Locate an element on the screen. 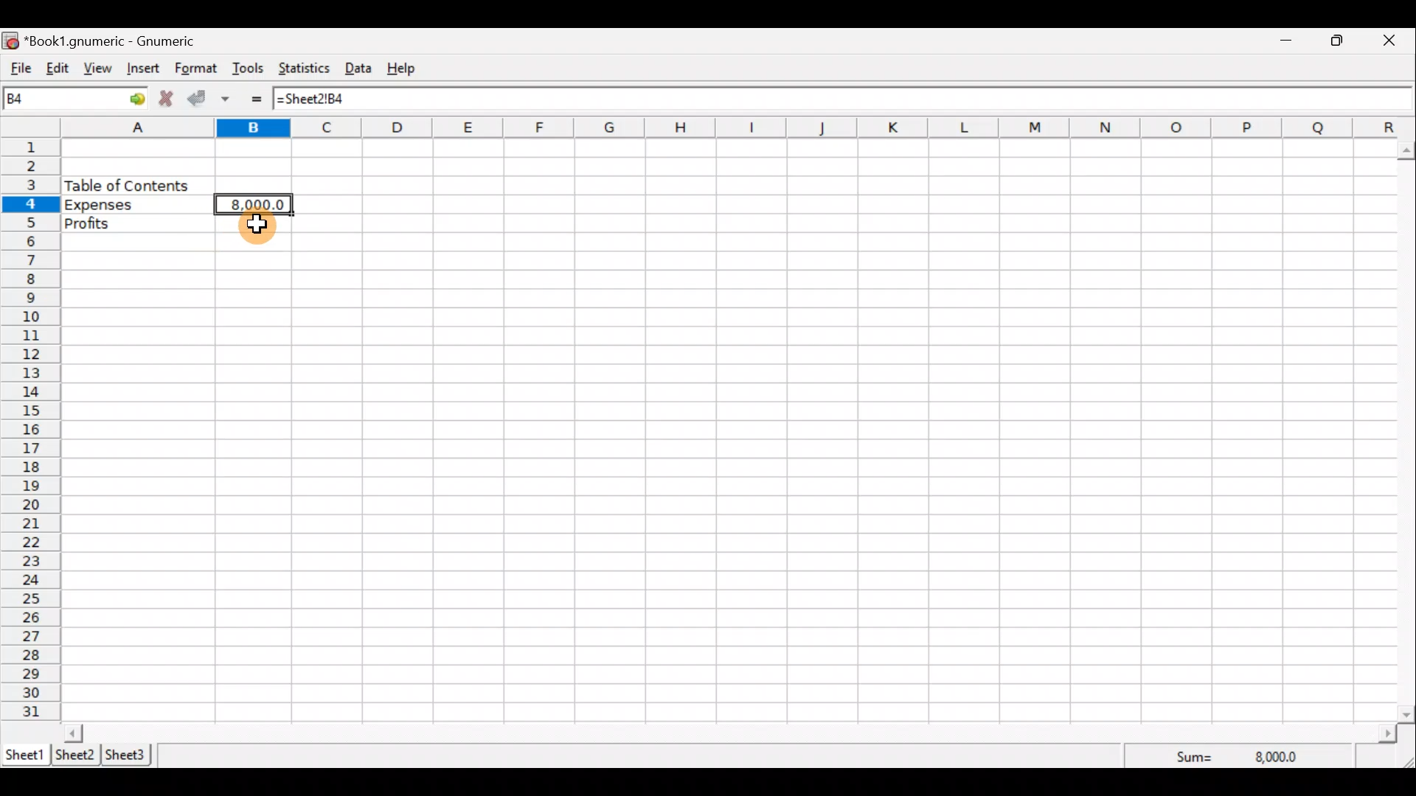 The width and height of the screenshot is (1416, 796). Format is located at coordinates (196, 69).